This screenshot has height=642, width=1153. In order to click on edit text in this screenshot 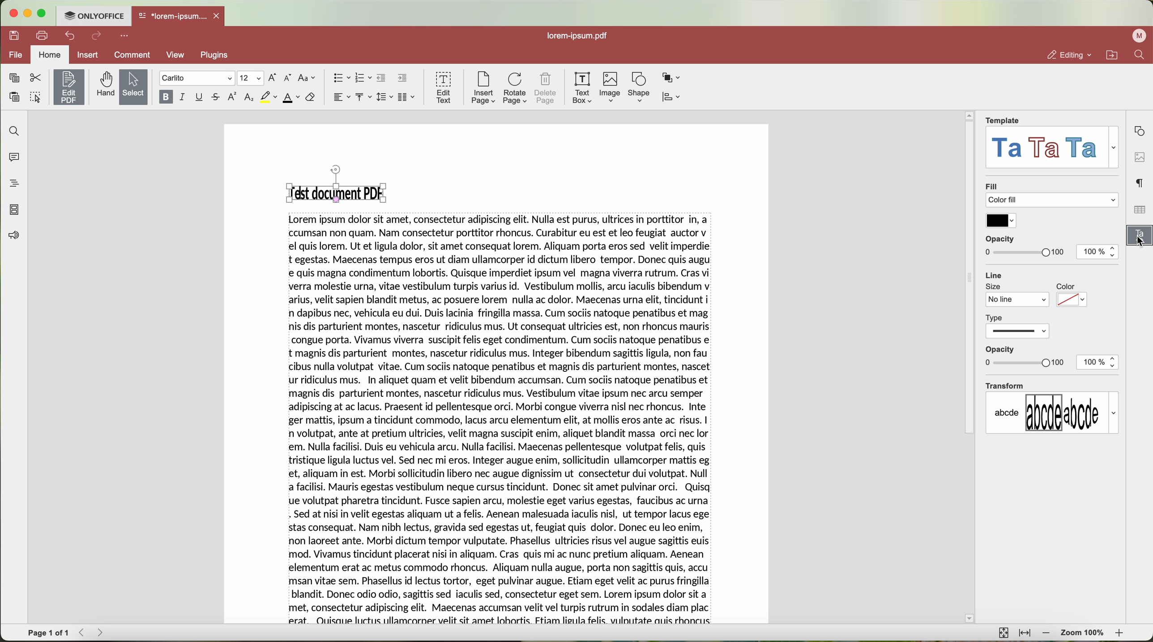, I will do `click(442, 88)`.